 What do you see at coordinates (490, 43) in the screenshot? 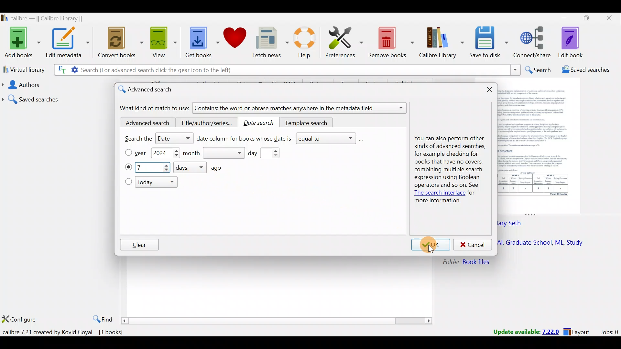
I see `Save to disk` at bounding box center [490, 43].